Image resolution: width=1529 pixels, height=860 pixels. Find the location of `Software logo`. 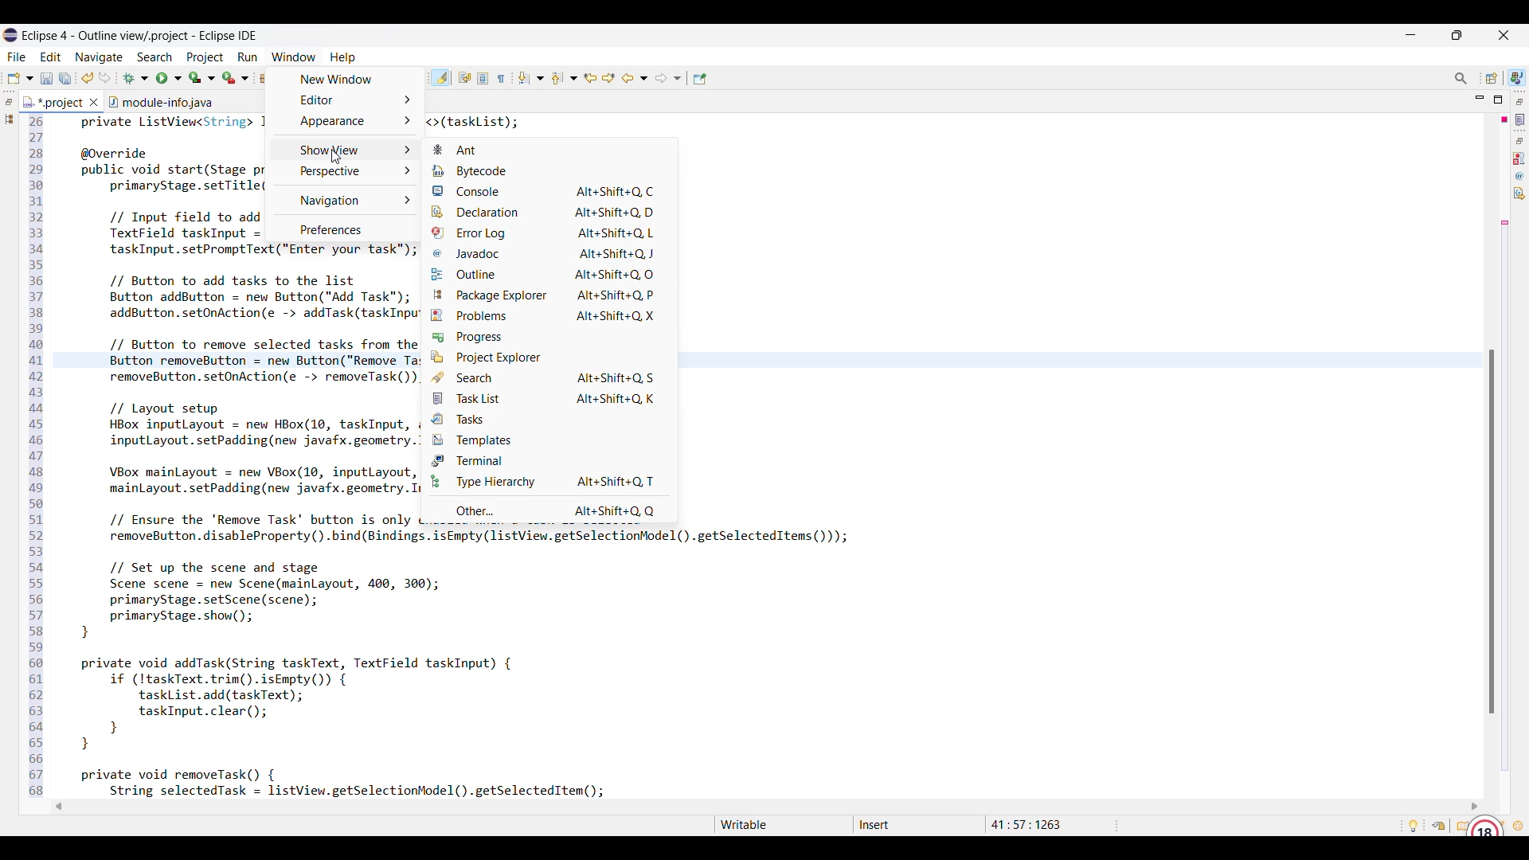

Software logo is located at coordinates (10, 35).